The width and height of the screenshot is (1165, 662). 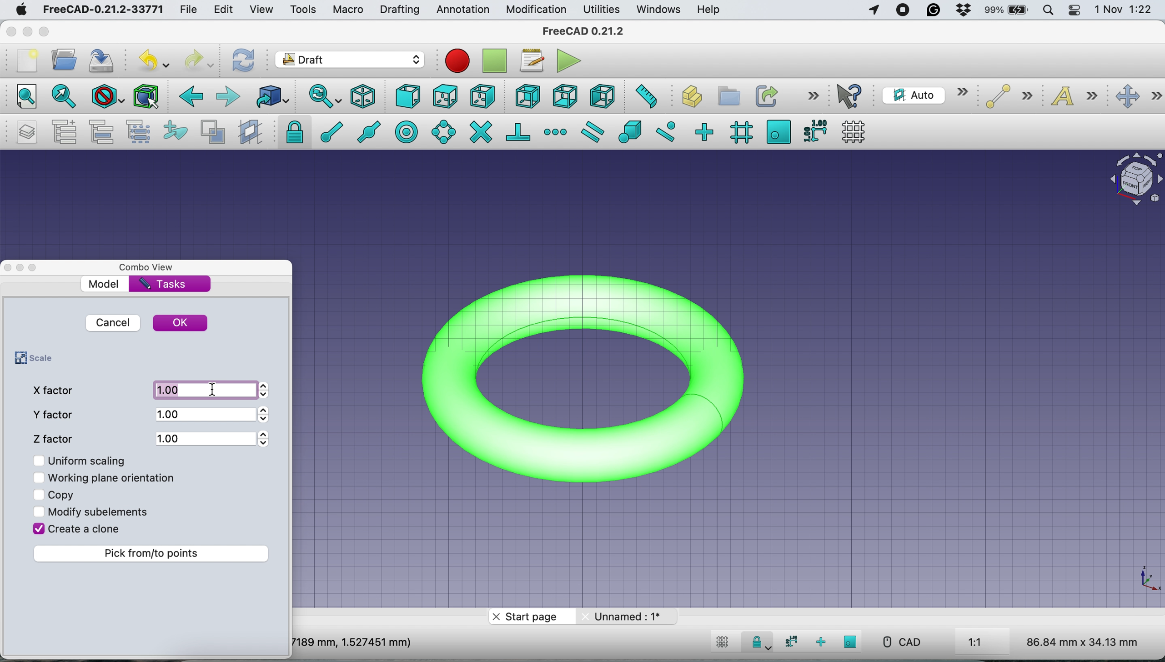 What do you see at coordinates (154, 553) in the screenshot?
I see `pick from to points` at bounding box center [154, 553].